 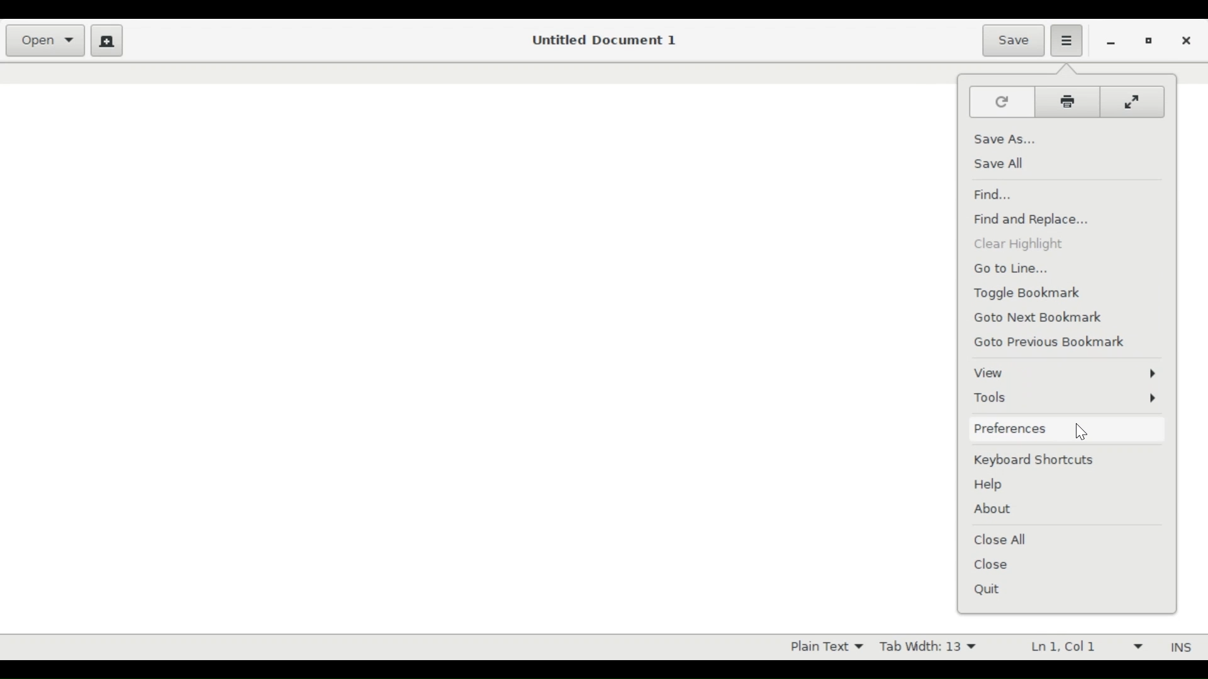 What do you see at coordinates (1044, 319) in the screenshot?
I see `Goto Next Bookmark` at bounding box center [1044, 319].